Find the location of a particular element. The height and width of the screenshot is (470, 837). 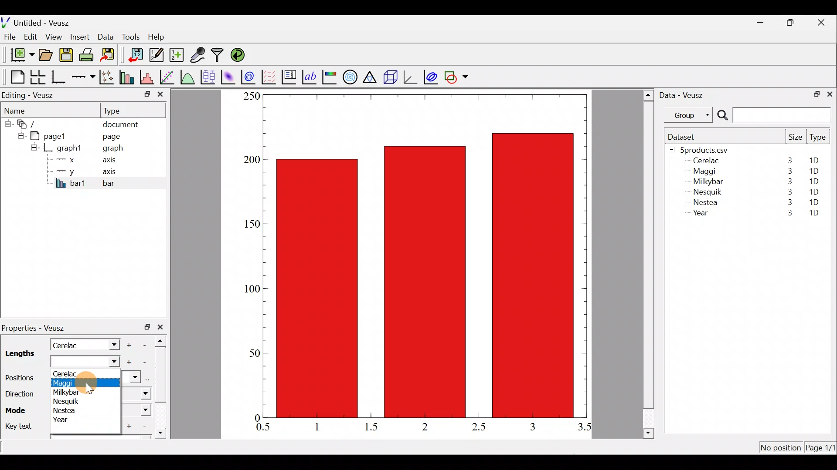

Key text is located at coordinates (19, 425).